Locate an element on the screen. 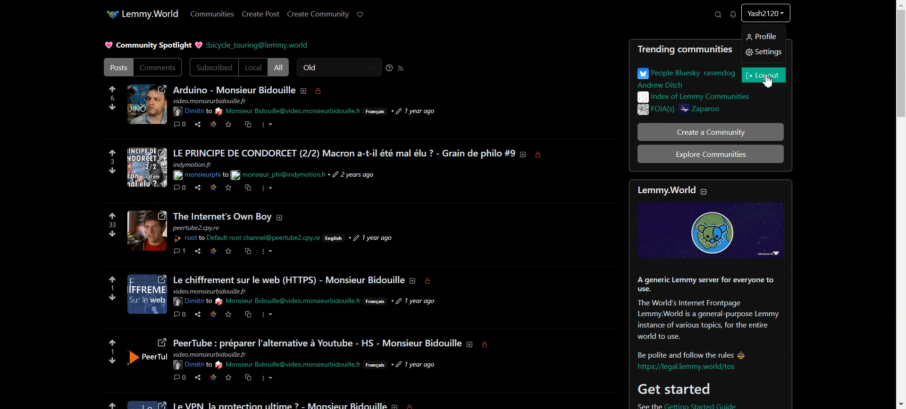  Lemmy.World is located at coordinates (664, 191).